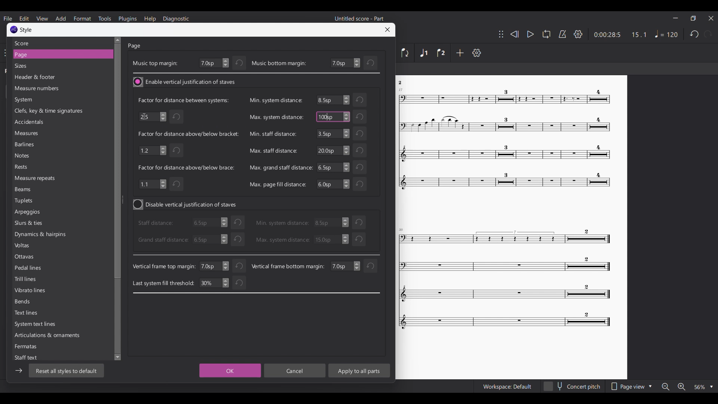 This screenshot has width=718, height=404. What do you see at coordinates (177, 150) in the screenshot?
I see `Undo` at bounding box center [177, 150].